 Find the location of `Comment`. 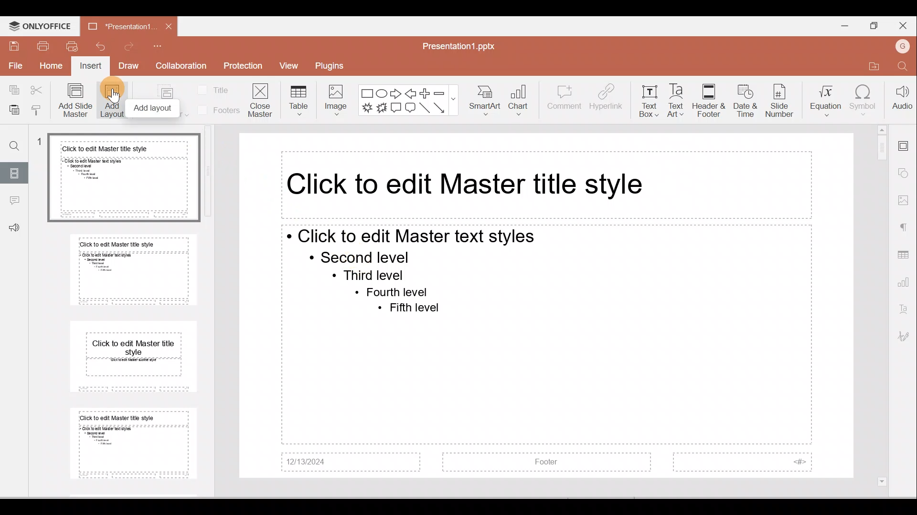

Comment is located at coordinates (564, 100).